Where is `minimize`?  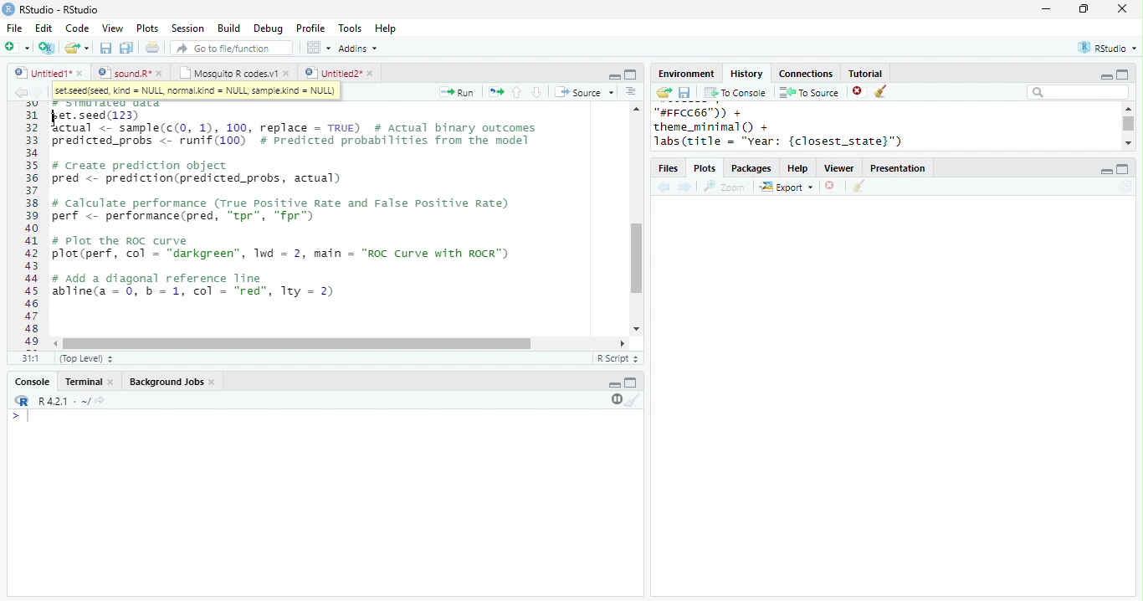 minimize is located at coordinates (1105, 77).